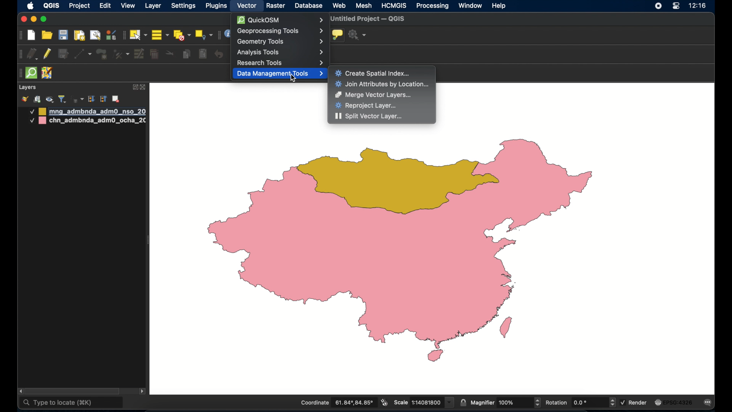 The height and width of the screenshot is (412, 732). What do you see at coordinates (25, 99) in the screenshot?
I see `open layer styling panel` at bounding box center [25, 99].